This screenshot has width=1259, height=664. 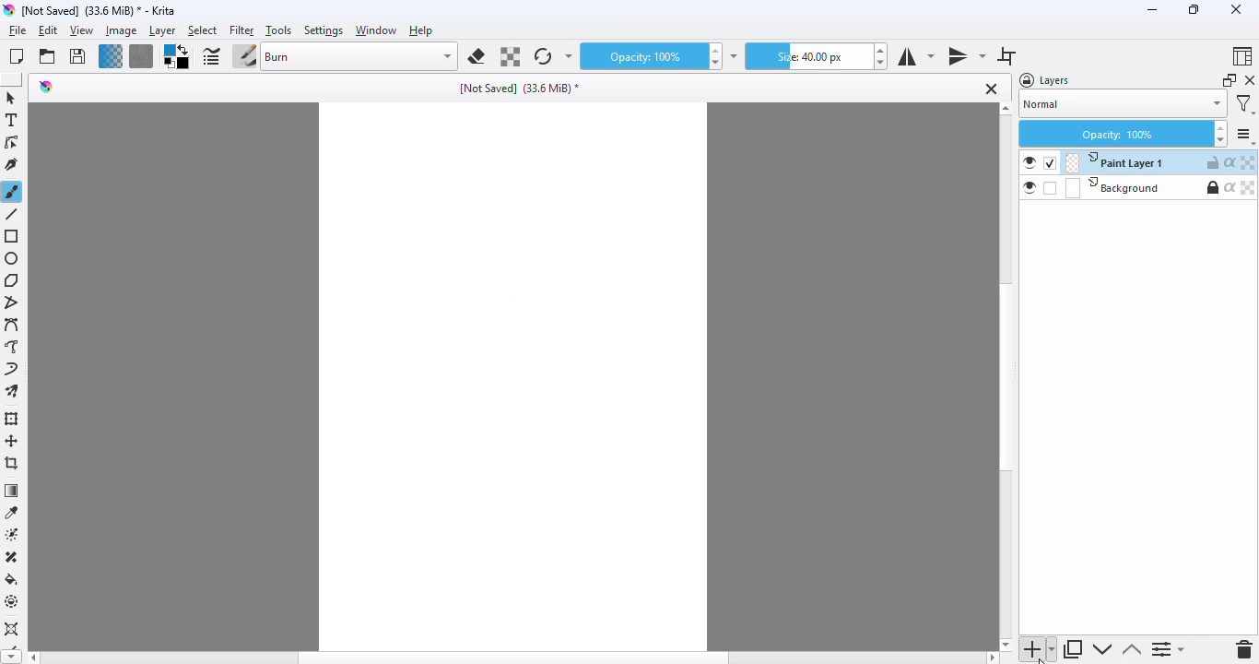 I want to click on choose workspace, so click(x=1241, y=56).